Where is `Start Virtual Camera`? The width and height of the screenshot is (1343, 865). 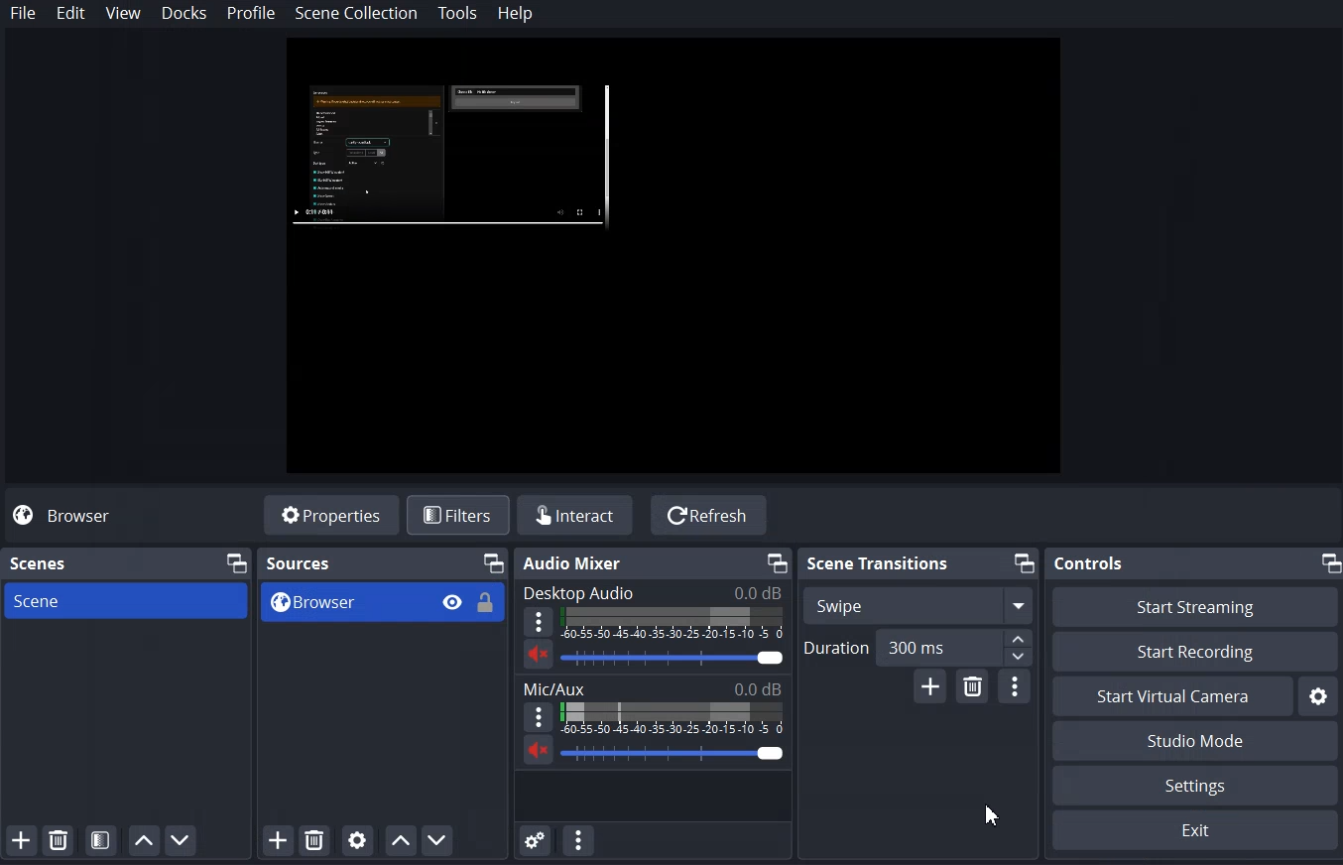 Start Virtual Camera is located at coordinates (1171, 695).